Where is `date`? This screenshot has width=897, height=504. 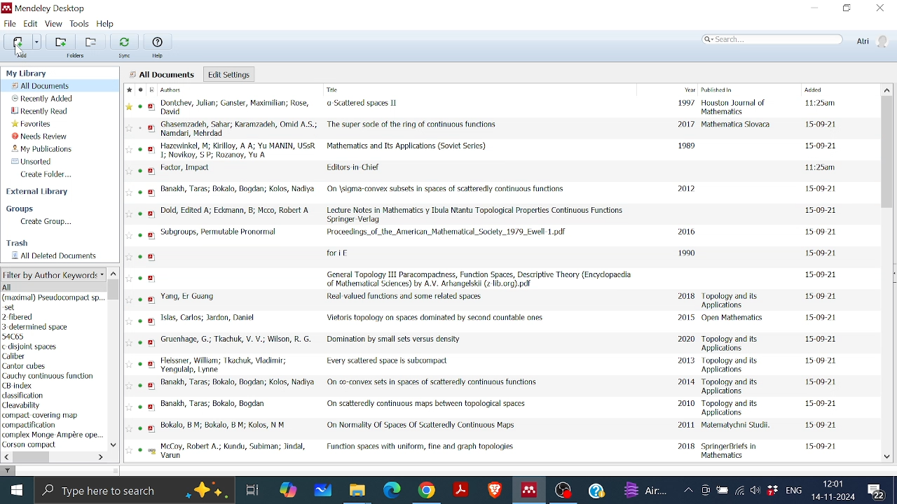
date is located at coordinates (819, 188).